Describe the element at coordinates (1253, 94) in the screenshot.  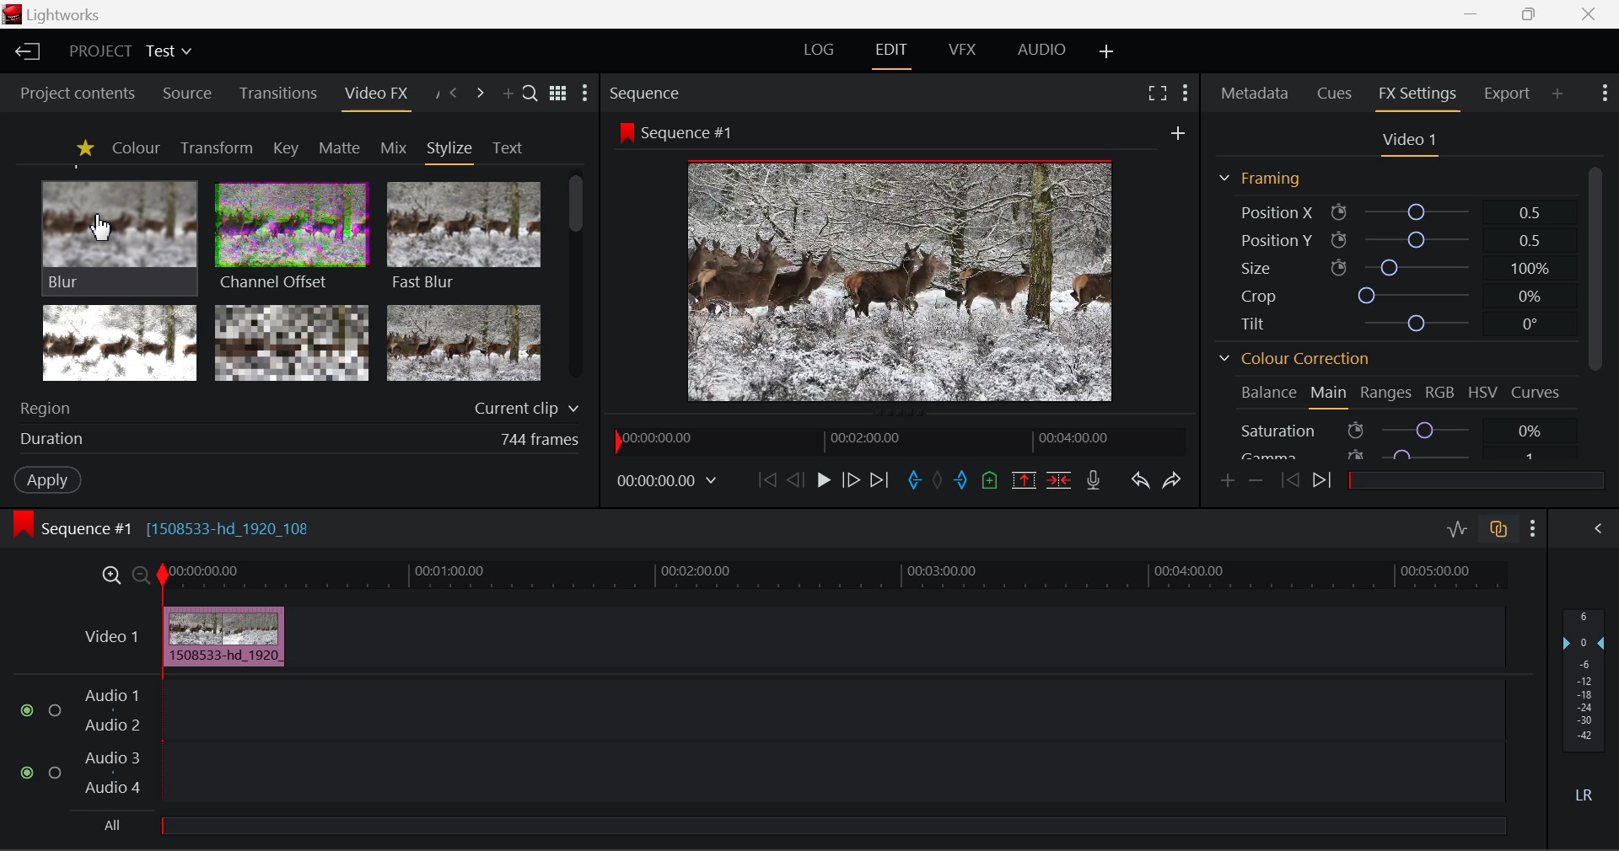
I see `Metadata Panel` at that location.